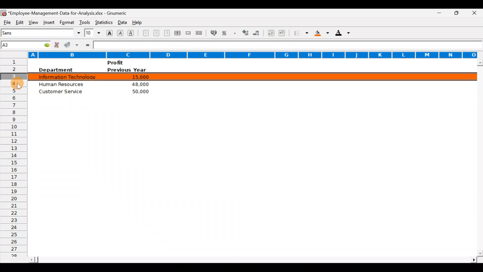 The image size is (483, 272). I want to click on Decrease indent, align contents to the left, so click(272, 33).